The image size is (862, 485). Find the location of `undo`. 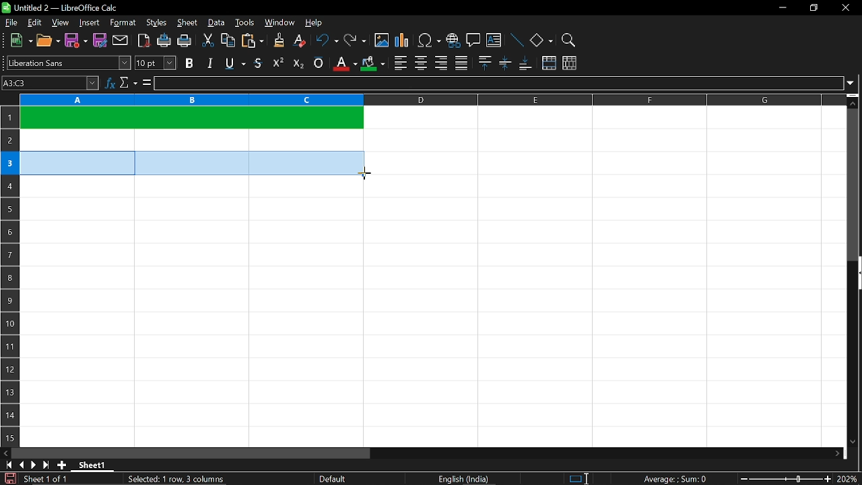

undo is located at coordinates (326, 41).